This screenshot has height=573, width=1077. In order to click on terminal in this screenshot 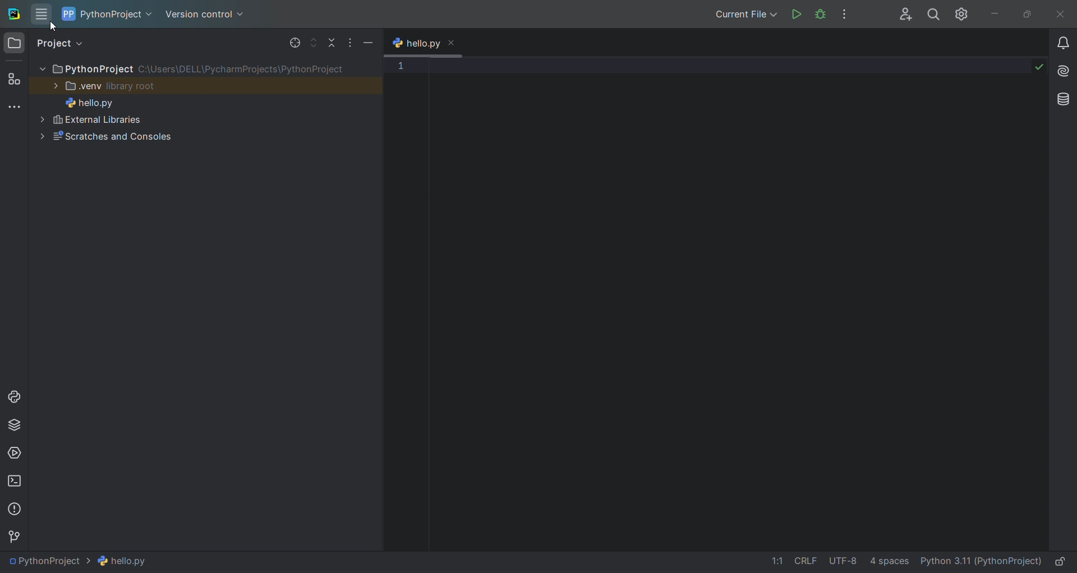, I will do `click(14, 482)`.